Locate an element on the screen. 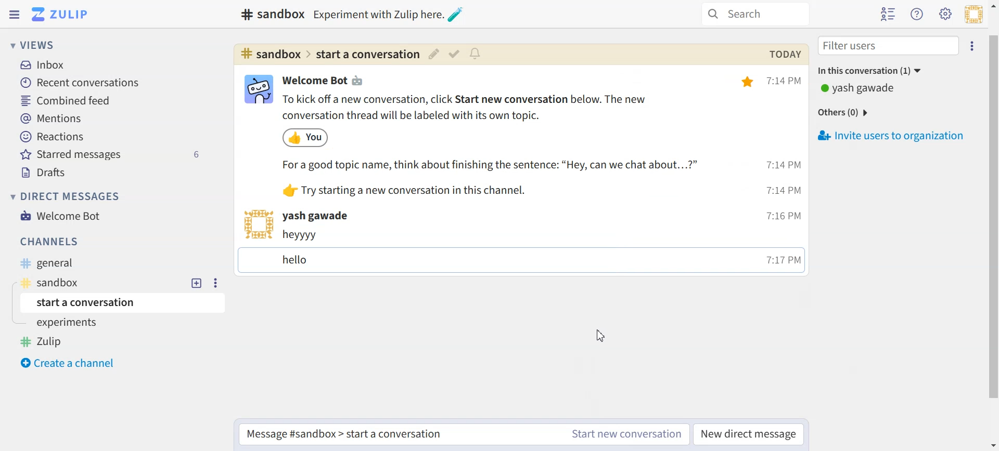 The height and width of the screenshot is (451, 999). In this conversation is located at coordinates (897, 70).